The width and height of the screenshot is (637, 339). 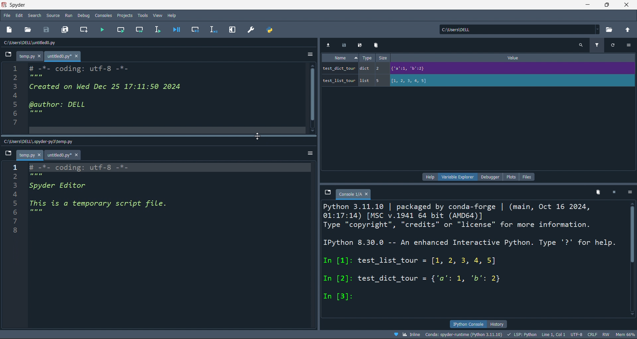 What do you see at coordinates (86, 167) in the screenshot?
I see `1 # -*¥- coding: utf-8 -*-` at bounding box center [86, 167].